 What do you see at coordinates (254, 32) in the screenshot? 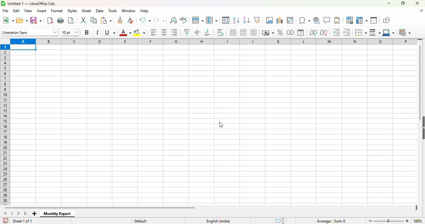
I see `unmerge cells` at bounding box center [254, 32].